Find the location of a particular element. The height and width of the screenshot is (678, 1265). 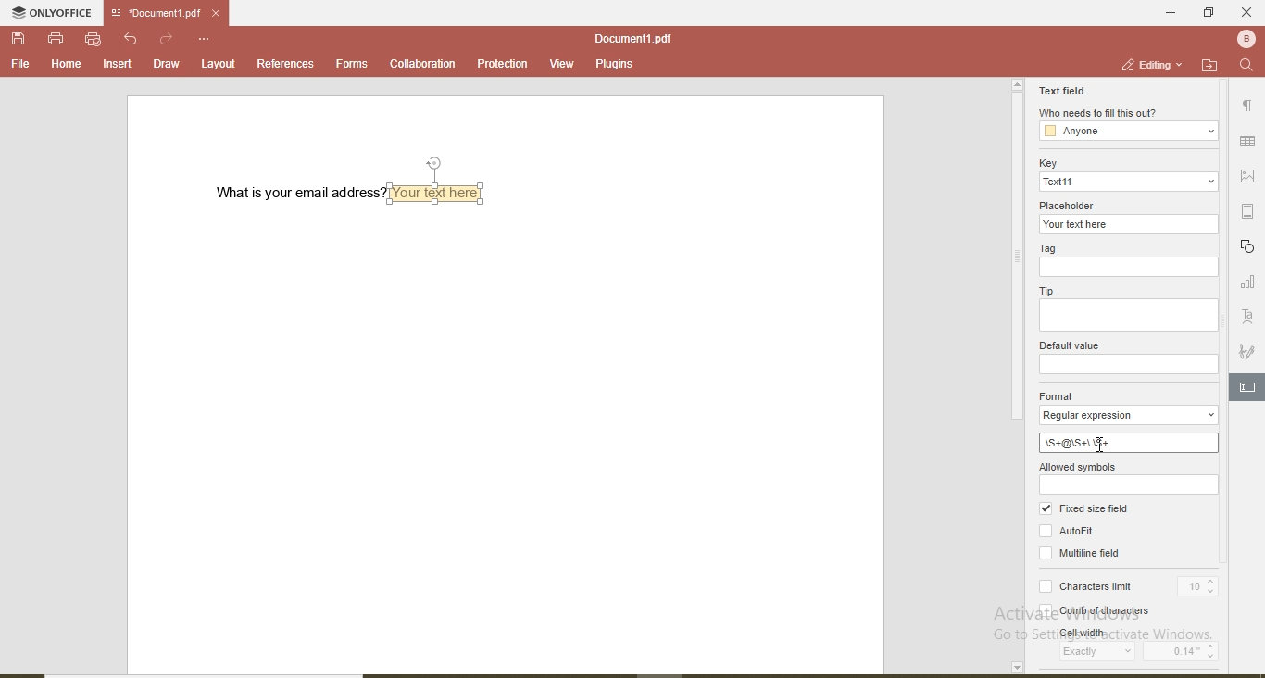

page down is located at coordinates (1016, 668).